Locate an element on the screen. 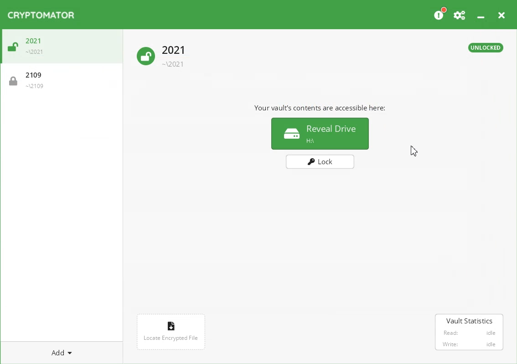 This screenshot has width=517, height=364. Close is located at coordinates (501, 15).